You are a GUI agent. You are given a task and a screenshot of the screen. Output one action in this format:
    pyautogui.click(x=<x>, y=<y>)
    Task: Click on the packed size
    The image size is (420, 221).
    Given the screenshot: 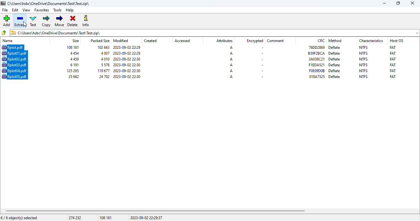 What is the action you would take?
    pyautogui.click(x=102, y=71)
    